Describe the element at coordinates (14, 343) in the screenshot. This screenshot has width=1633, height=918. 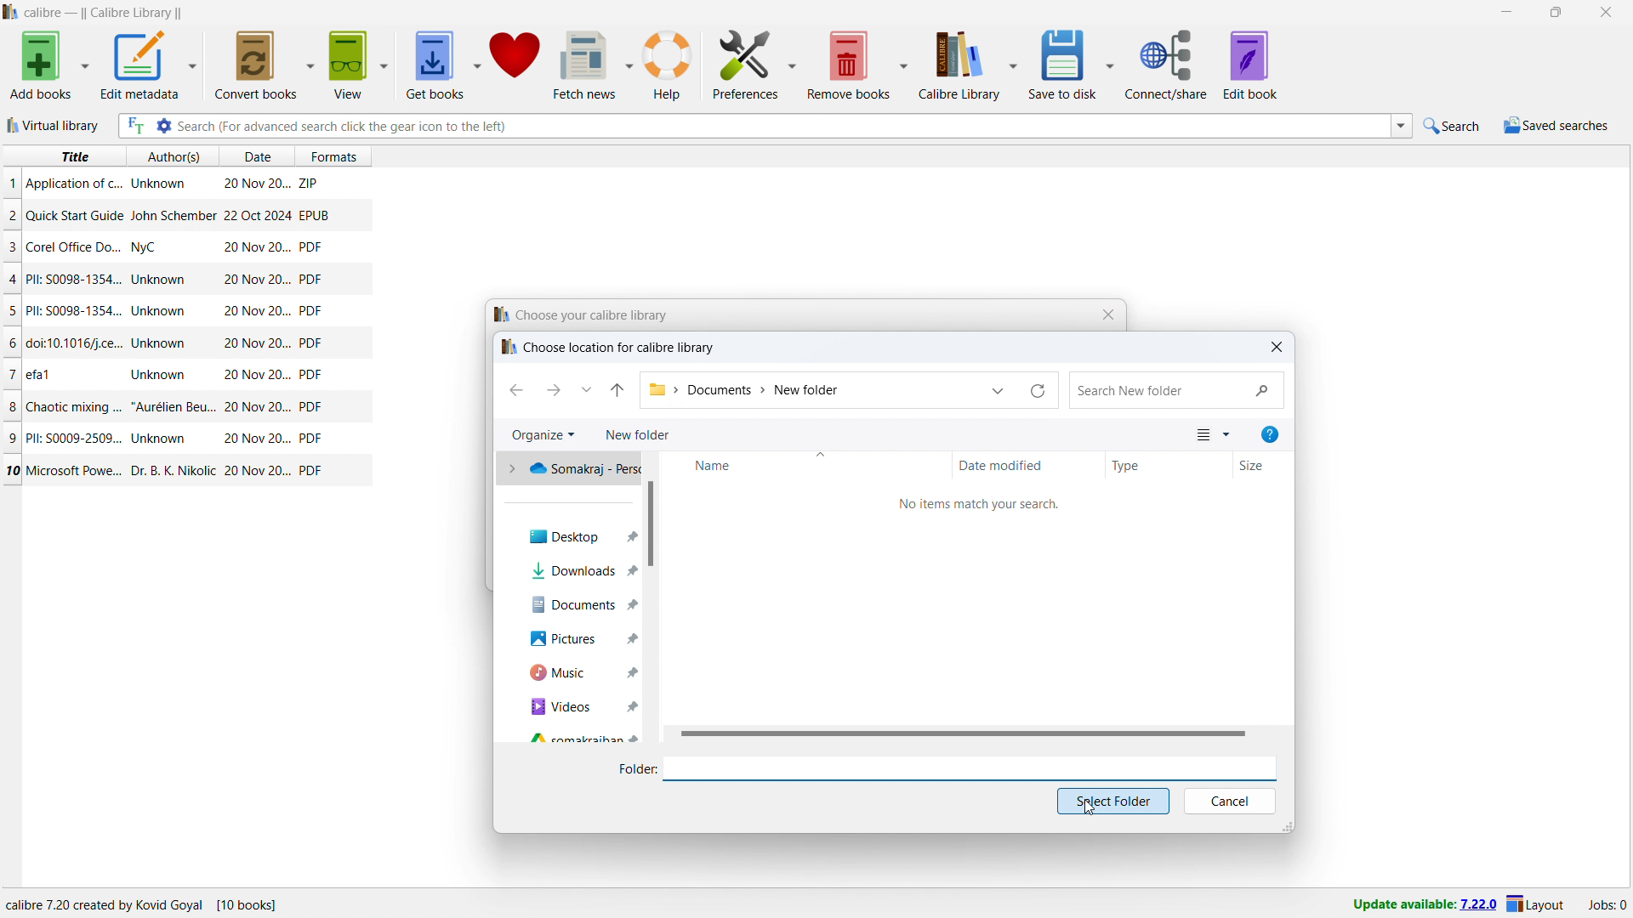
I see `6` at that location.